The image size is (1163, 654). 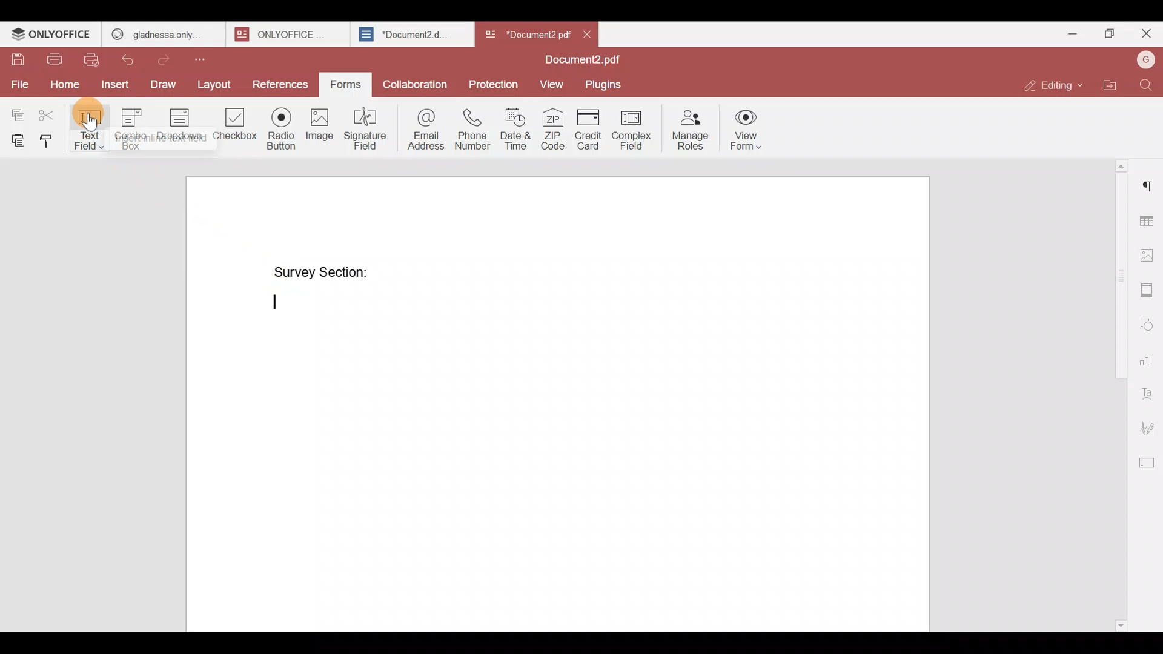 I want to click on Copy style, so click(x=47, y=138).